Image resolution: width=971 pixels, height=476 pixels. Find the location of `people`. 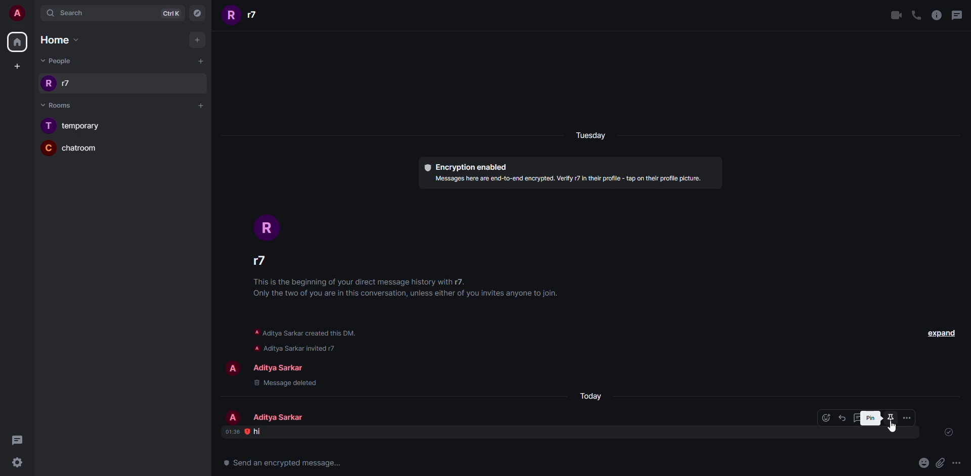

people is located at coordinates (60, 82).